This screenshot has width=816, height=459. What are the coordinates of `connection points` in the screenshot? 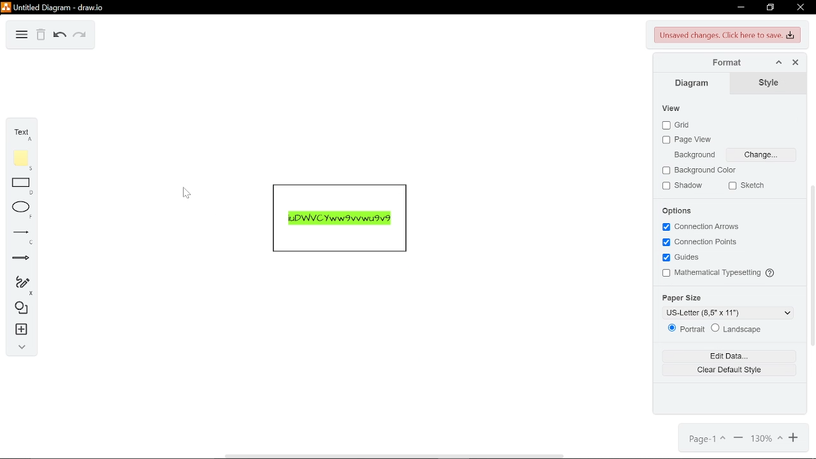 It's located at (703, 243).